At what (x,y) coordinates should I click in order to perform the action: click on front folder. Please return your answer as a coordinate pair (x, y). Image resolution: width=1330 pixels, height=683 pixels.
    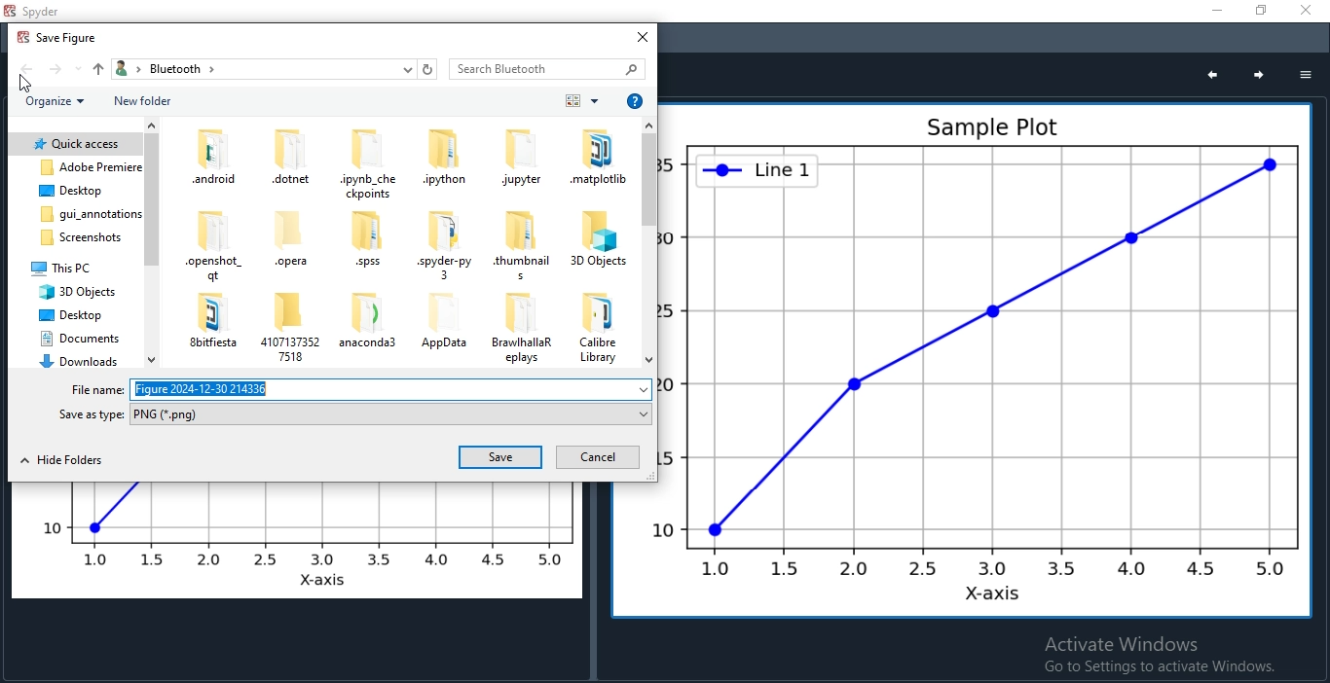
    Looking at the image, I should click on (64, 70).